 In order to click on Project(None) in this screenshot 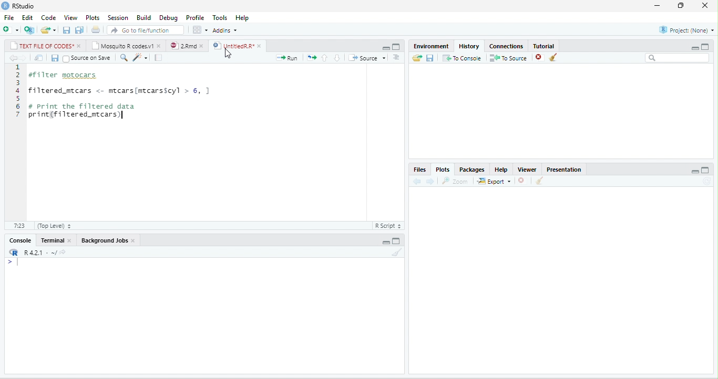, I will do `click(687, 30)`.